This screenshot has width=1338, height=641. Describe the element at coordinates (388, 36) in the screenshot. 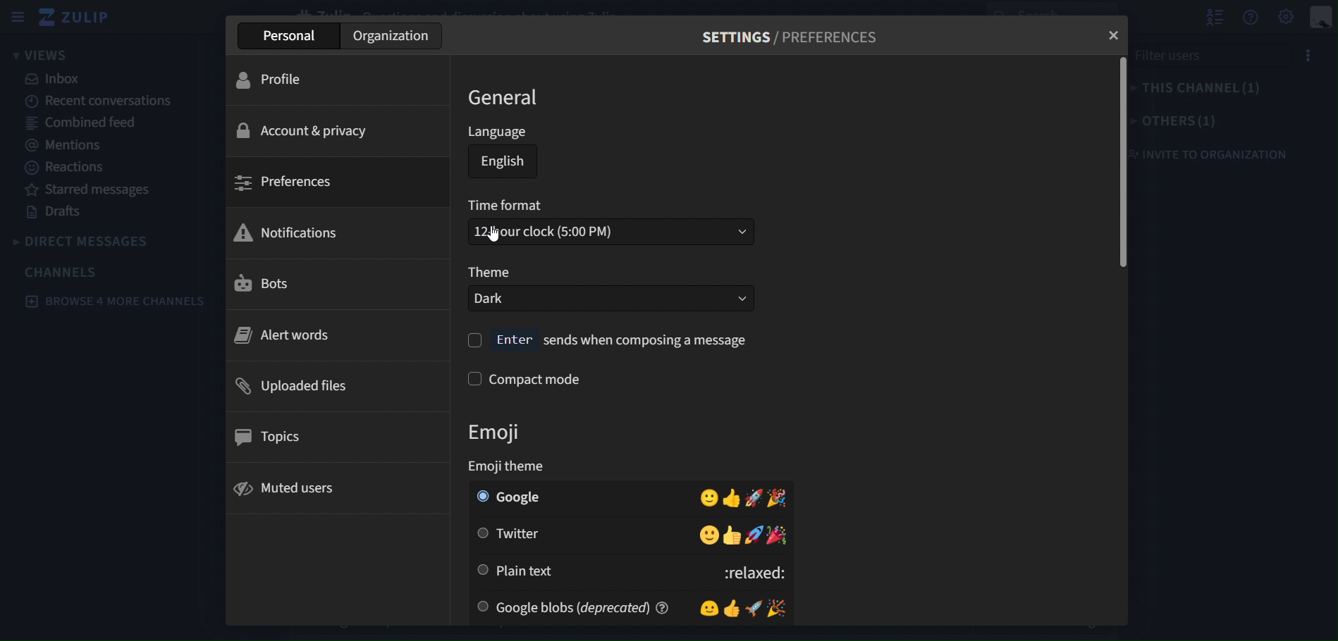

I see `Organization` at that location.